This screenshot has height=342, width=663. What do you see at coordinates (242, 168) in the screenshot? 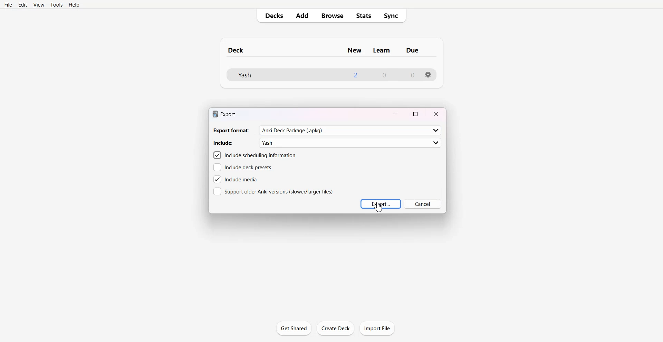
I see `Include deck presets` at bounding box center [242, 168].